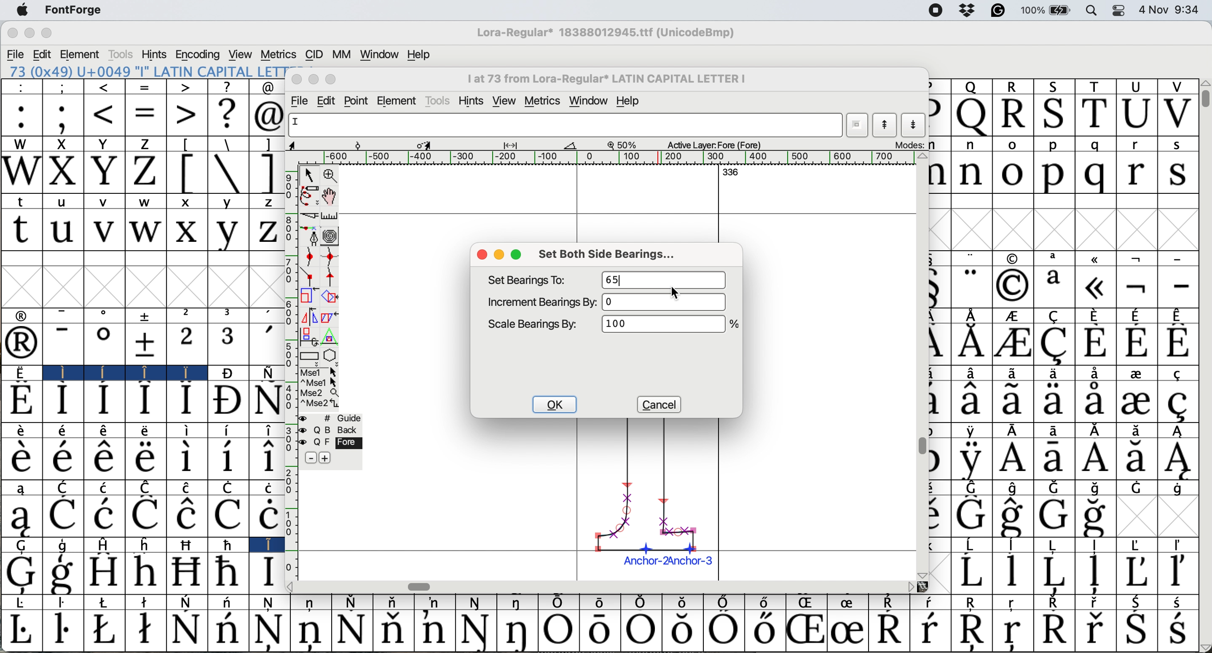 This screenshot has width=1212, height=653. I want to click on Symbol, so click(599, 602).